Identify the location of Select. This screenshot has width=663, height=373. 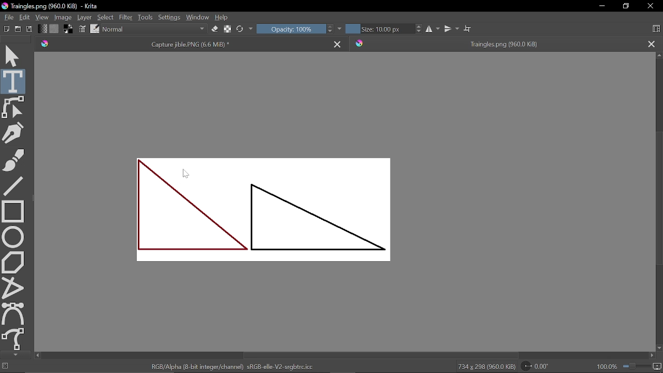
(106, 17).